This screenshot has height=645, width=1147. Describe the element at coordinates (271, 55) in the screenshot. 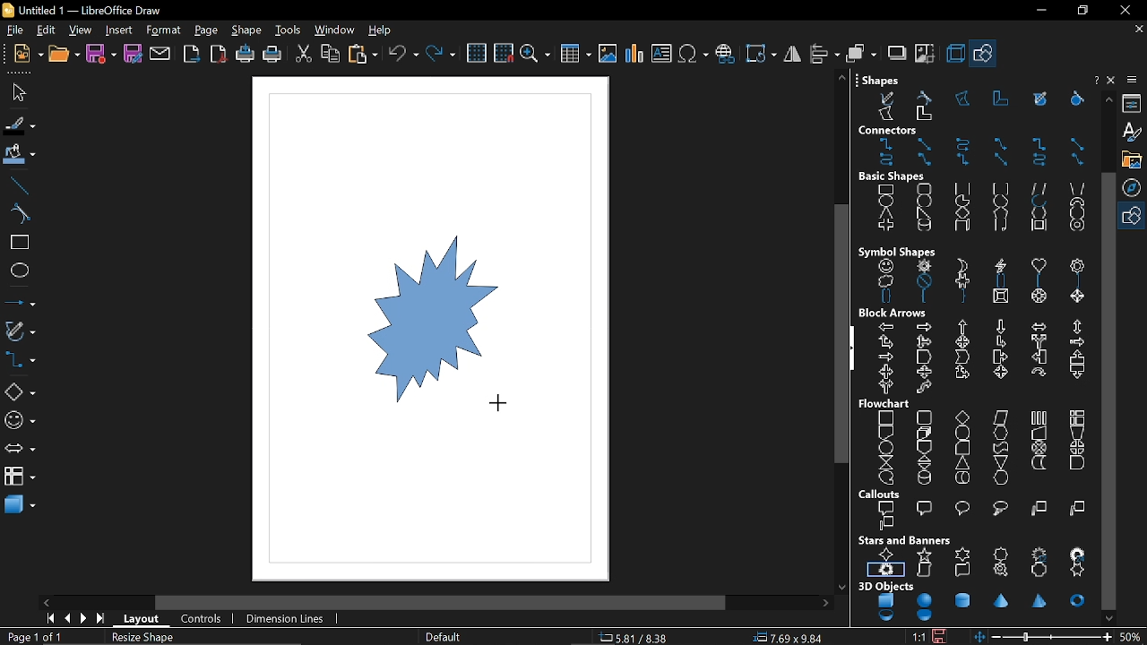

I see `print` at that location.